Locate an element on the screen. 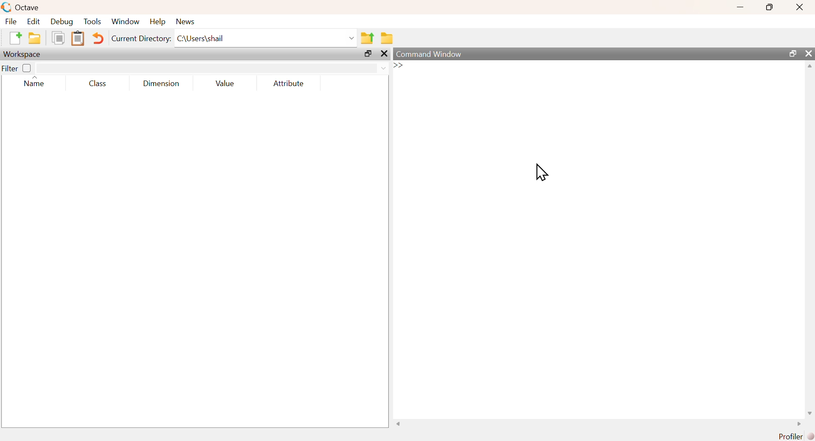  Filter is located at coordinates (17, 67).